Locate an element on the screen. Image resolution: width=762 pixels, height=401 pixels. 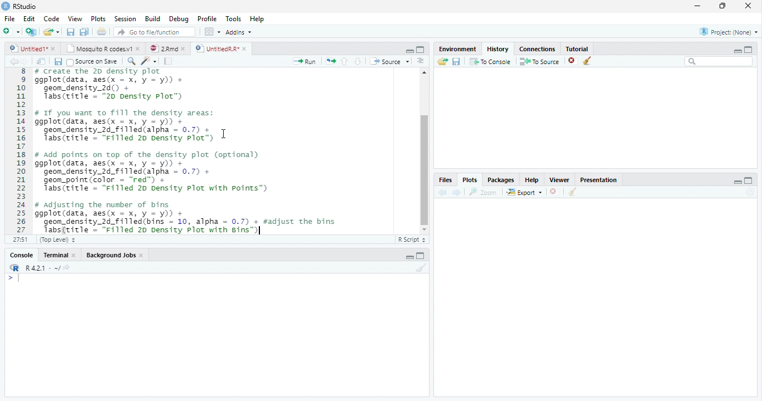
Run is located at coordinates (303, 62).